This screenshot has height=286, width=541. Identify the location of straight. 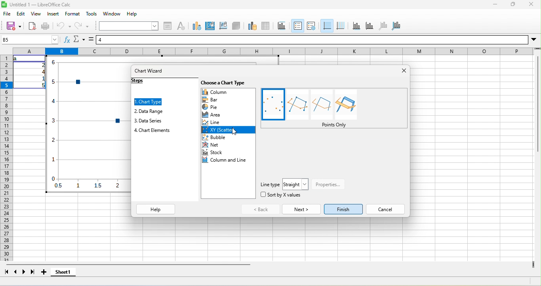
(295, 184).